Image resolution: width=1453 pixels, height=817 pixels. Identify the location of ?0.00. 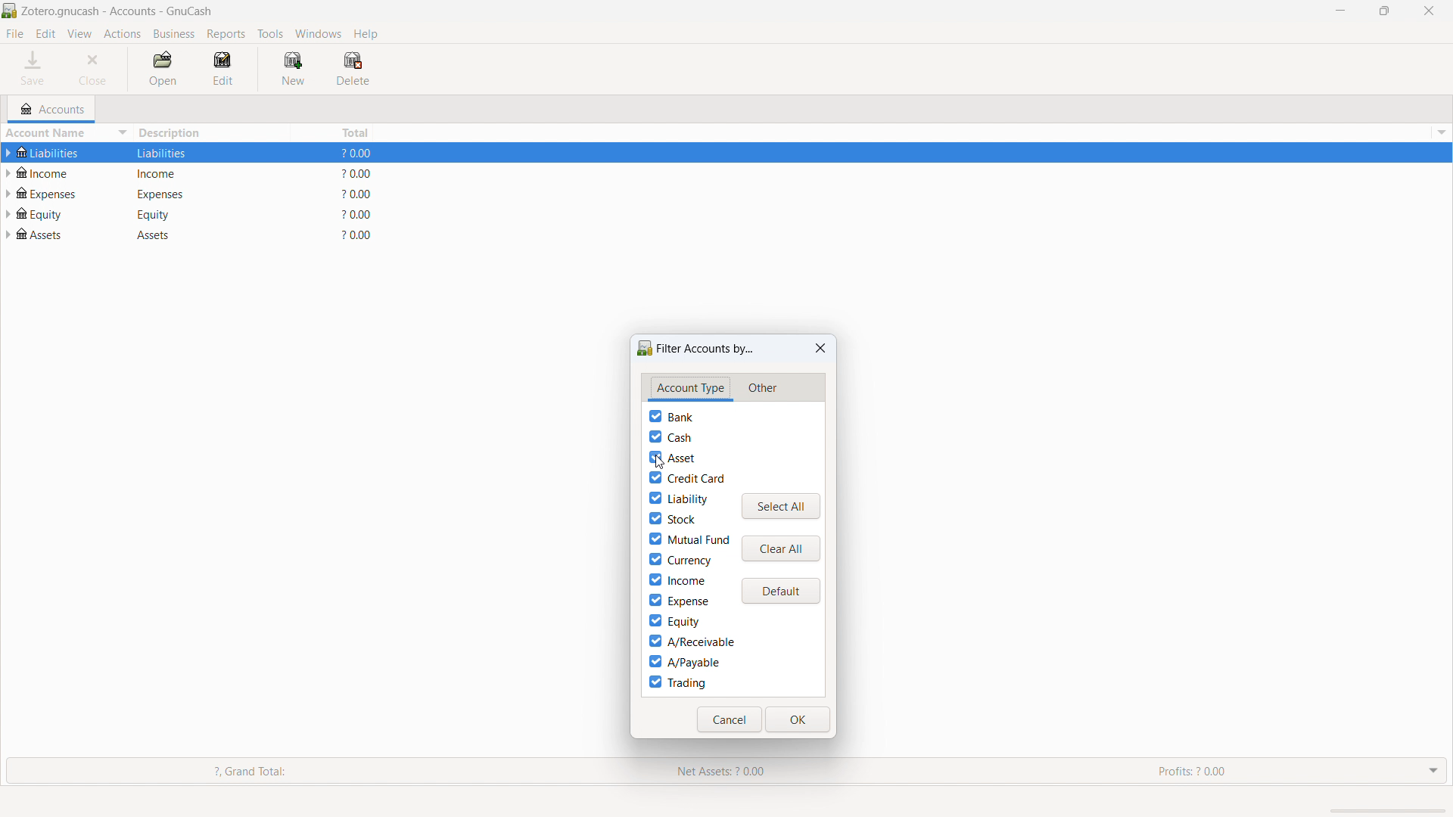
(356, 235).